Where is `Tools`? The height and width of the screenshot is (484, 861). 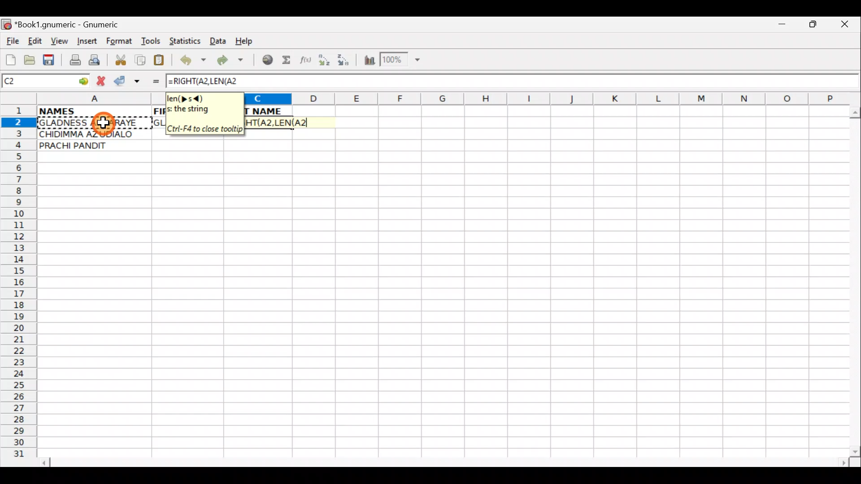 Tools is located at coordinates (152, 41).